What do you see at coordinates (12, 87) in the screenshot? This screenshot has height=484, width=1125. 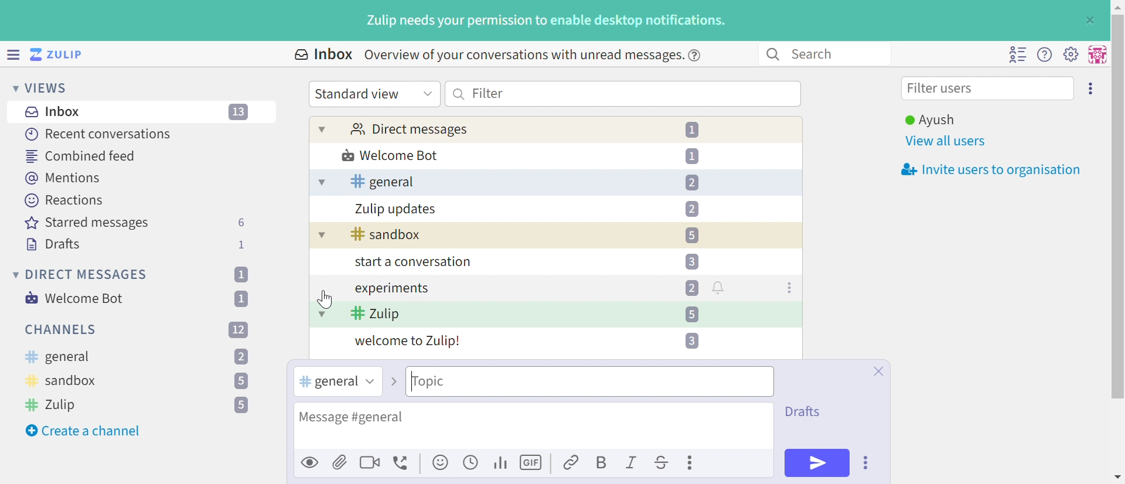 I see `Drop Down` at bounding box center [12, 87].